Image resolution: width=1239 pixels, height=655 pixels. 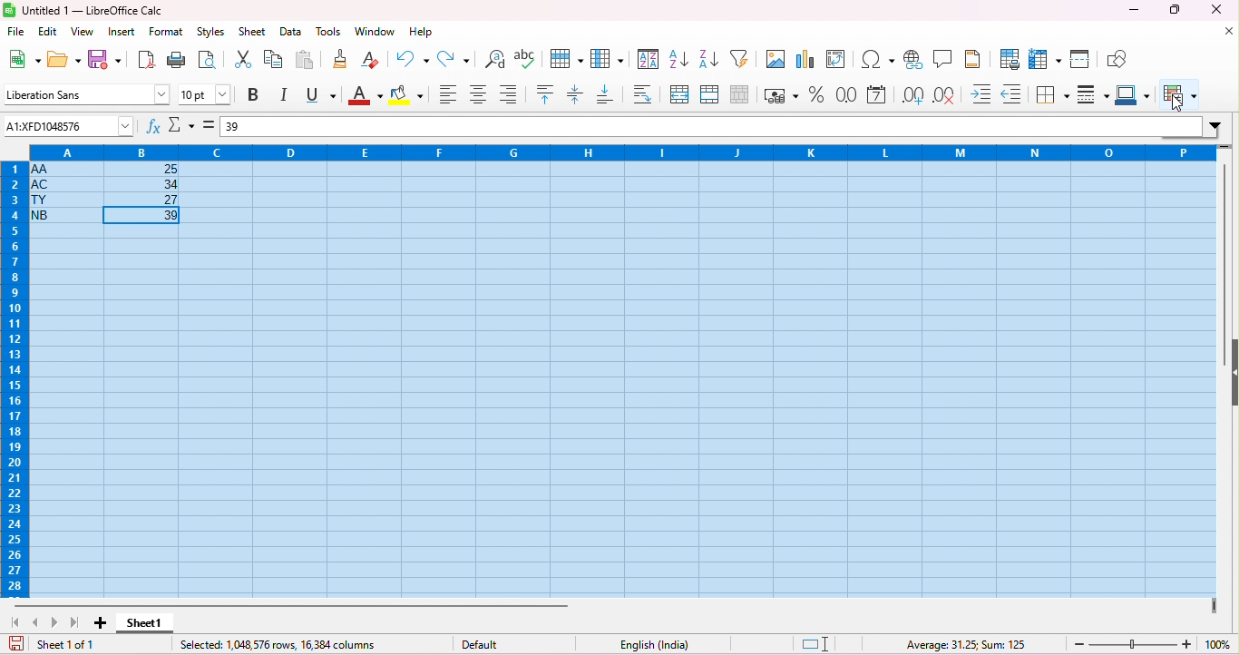 What do you see at coordinates (1093, 93) in the screenshot?
I see `border style` at bounding box center [1093, 93].